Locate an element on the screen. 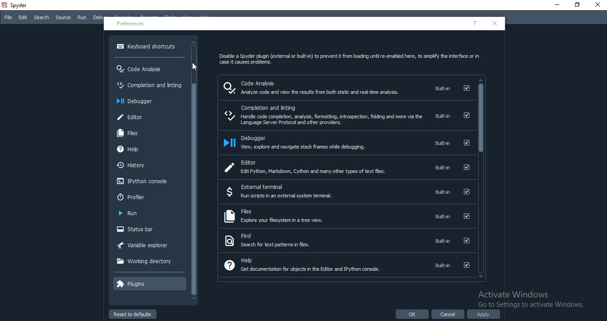  find is located at coordinates (346, 241).